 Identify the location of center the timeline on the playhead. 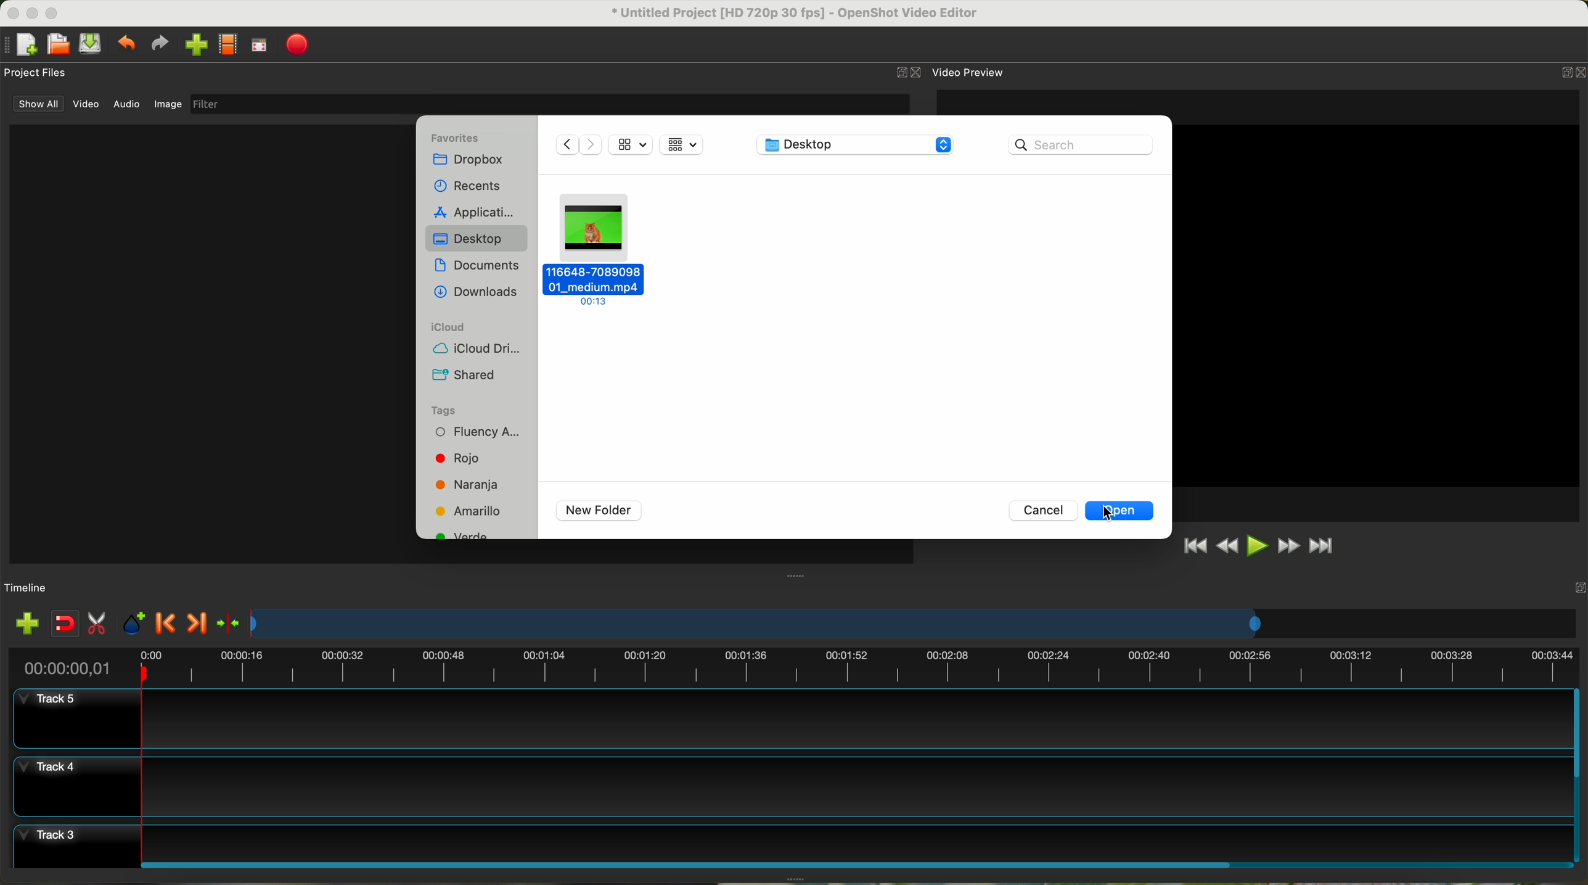
(230, 624).